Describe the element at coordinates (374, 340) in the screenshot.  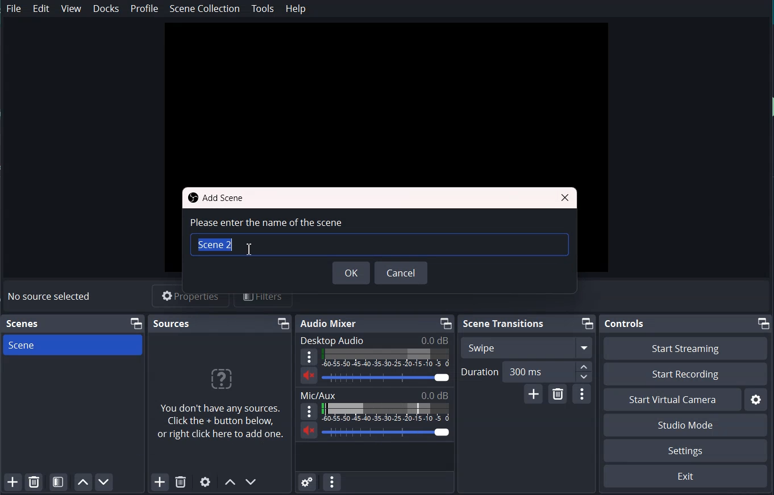
I see `Text` at that location.